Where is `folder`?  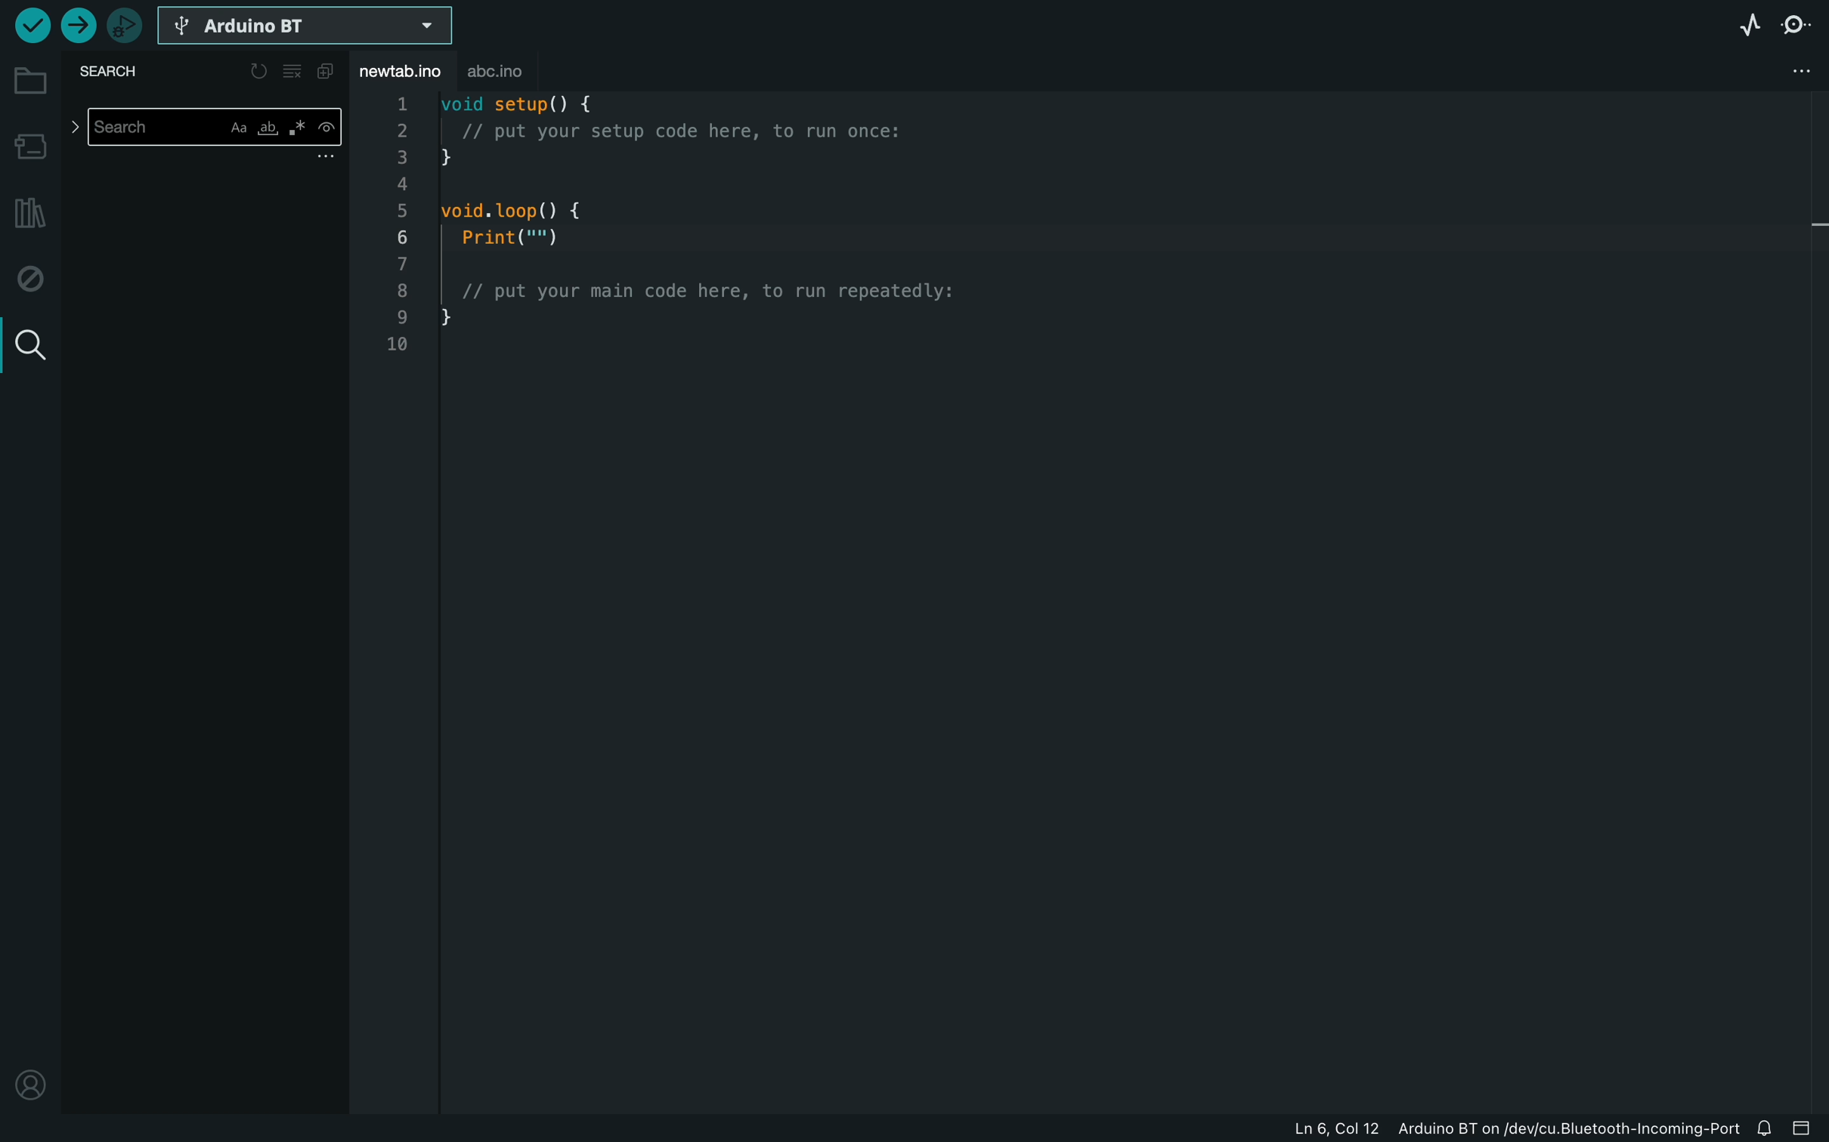 folder is located at coordinates (31, 82).